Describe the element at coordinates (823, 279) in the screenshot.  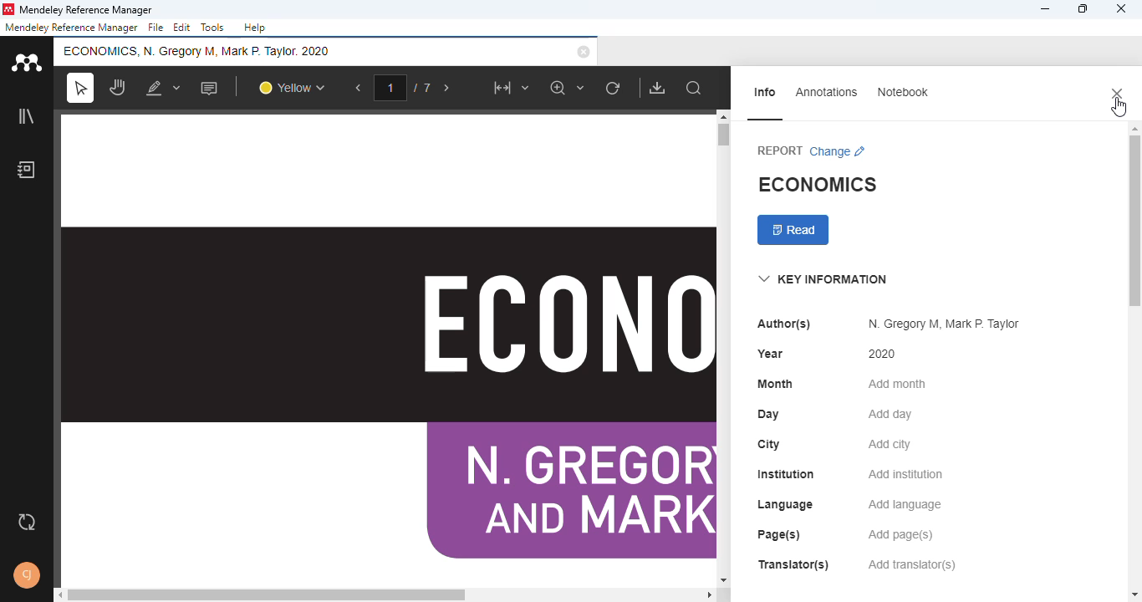
I see `key information` at that location.